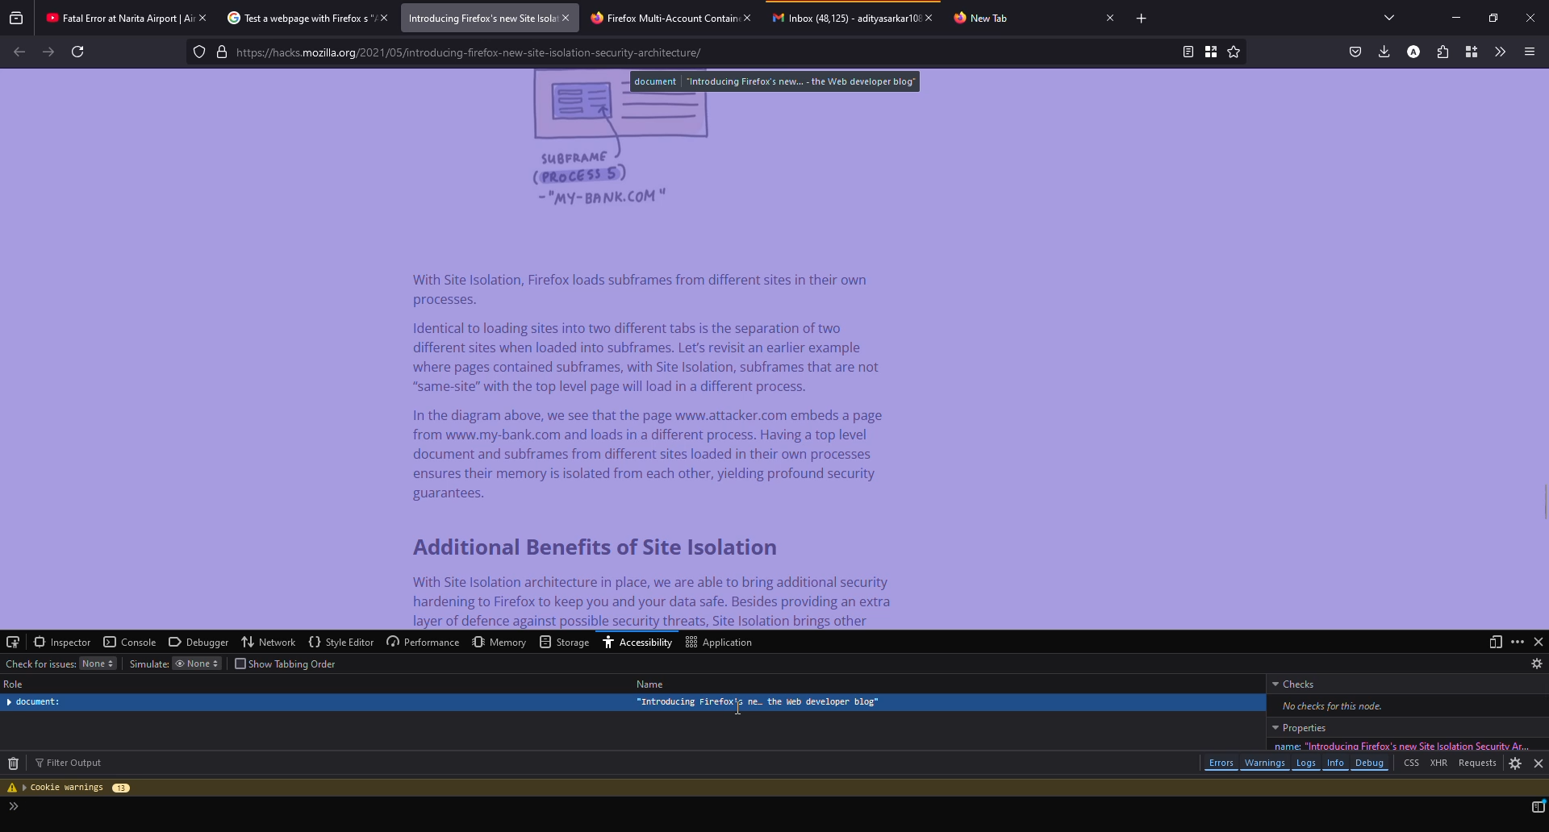  Describe the element at coordinates (1537, 664) in the screenshot. I see `settings` at that location.